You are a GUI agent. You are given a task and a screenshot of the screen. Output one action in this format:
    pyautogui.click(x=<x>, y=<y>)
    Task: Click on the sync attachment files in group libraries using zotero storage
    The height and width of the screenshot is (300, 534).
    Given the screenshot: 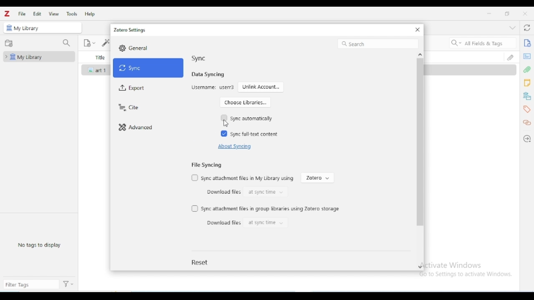 What is the action you would take?
    pyautogui.click(x=271, y=209)
    